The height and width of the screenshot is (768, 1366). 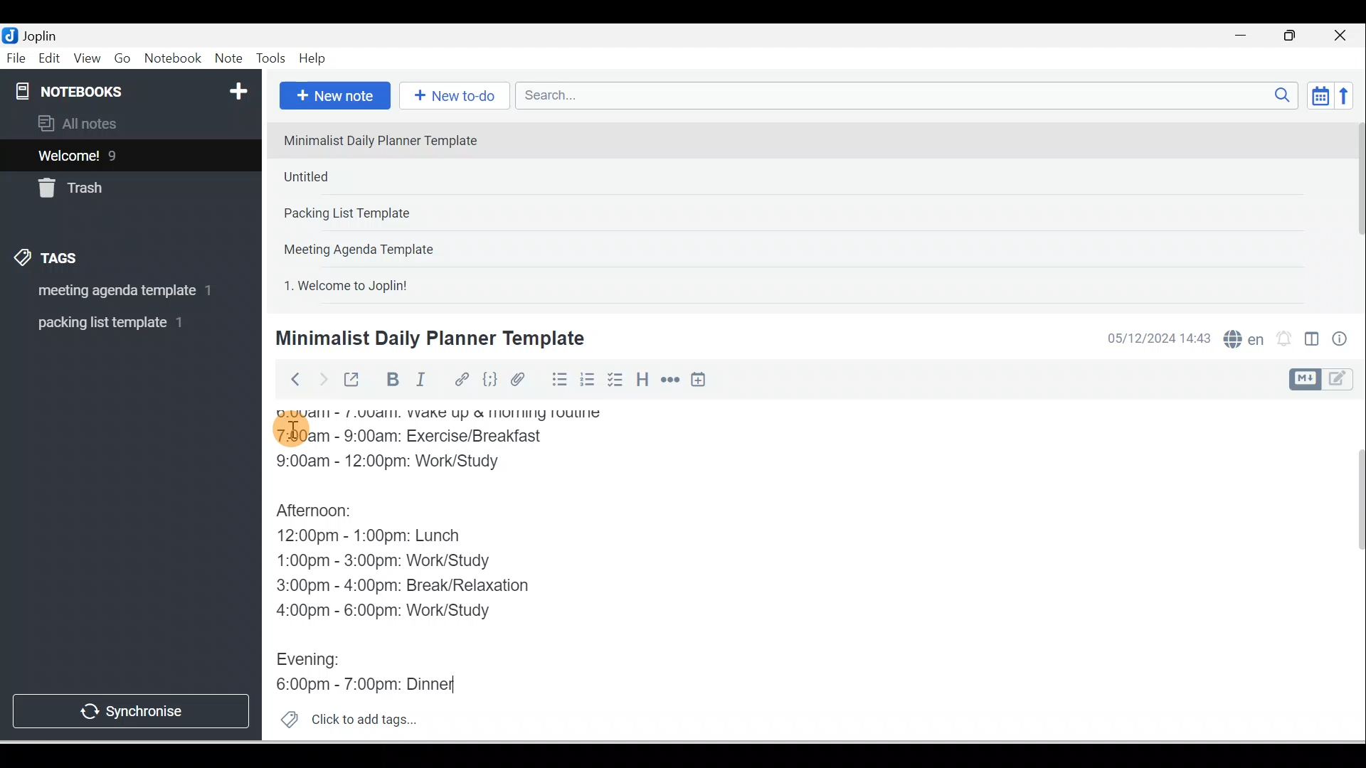 I want to click on All notes, so click(x=129, y=123).